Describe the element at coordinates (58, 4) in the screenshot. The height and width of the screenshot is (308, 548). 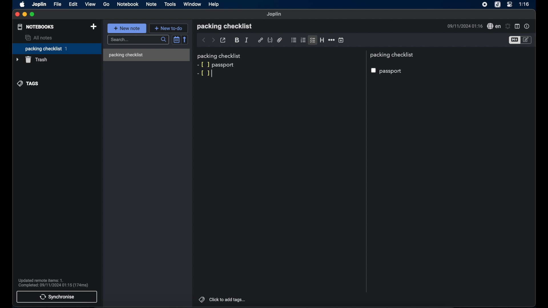
I see `file` at that location.